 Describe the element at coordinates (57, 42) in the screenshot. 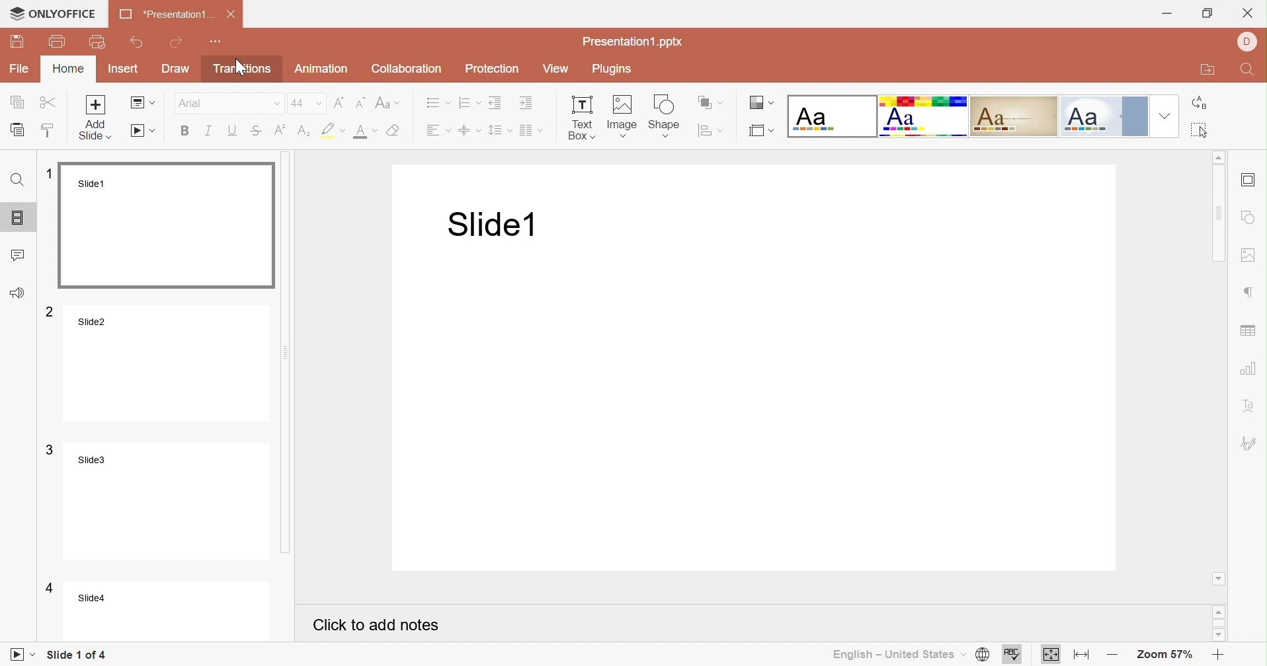

I see `Print file` at that location.